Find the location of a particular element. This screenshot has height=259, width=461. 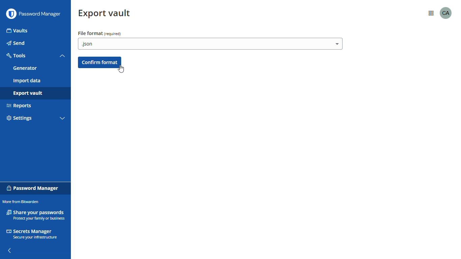

password manager is located at coordinates (33, 187).